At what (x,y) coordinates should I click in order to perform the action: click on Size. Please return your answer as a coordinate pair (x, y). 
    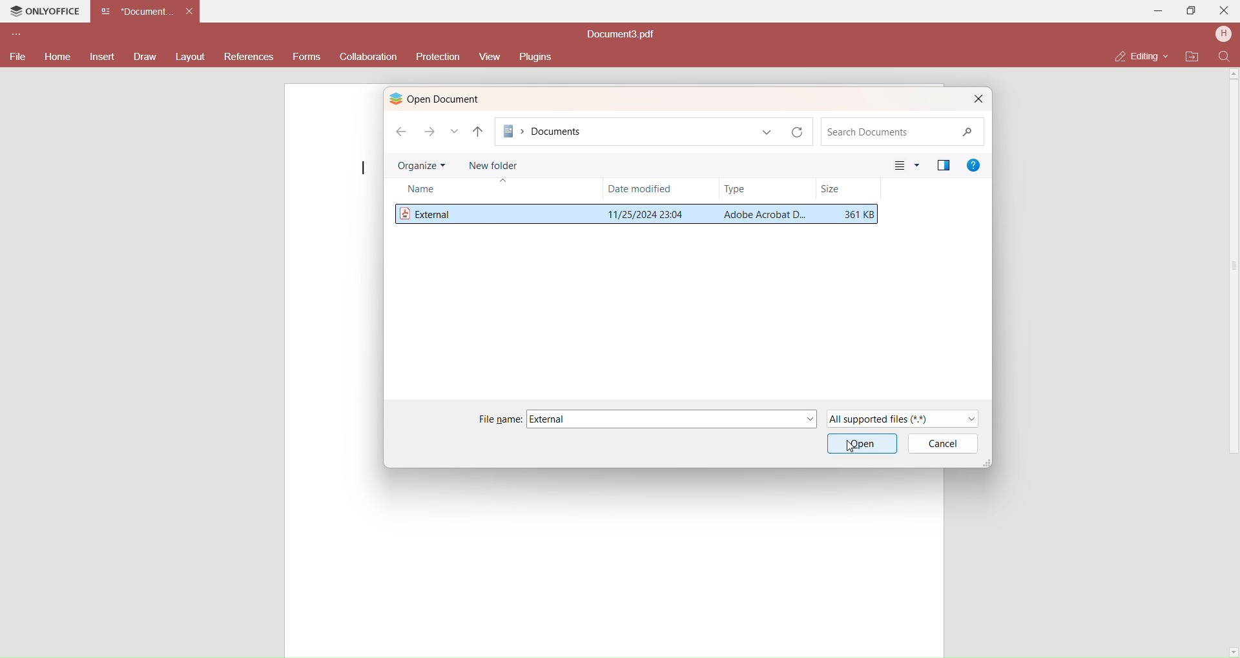
    Looking at the image, I should click on (831, 190).